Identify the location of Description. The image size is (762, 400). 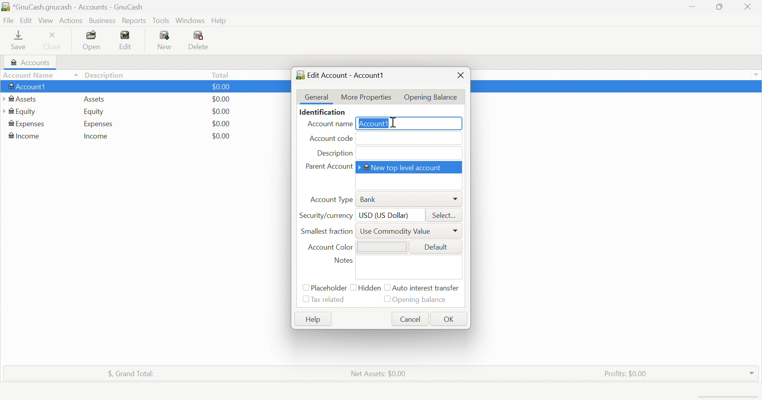
(104, 75).